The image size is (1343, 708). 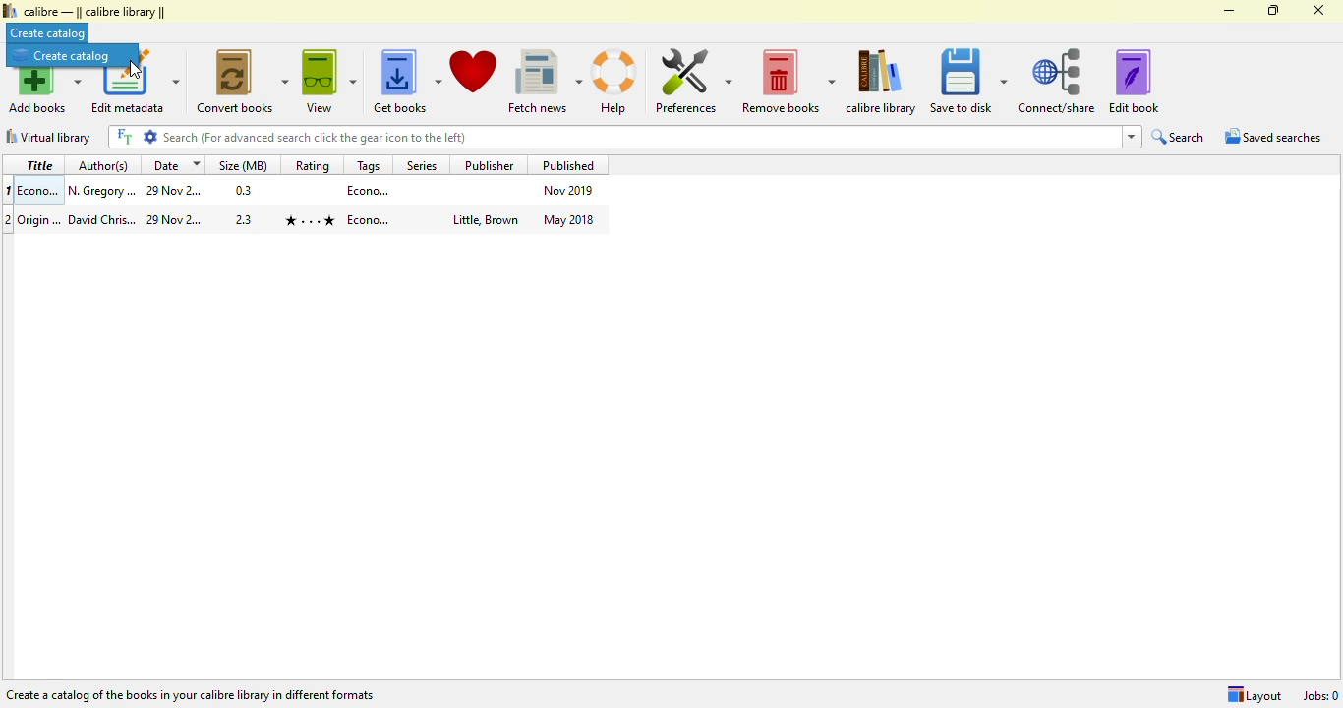 I want to click on book 2, so click(x=309, y=219).